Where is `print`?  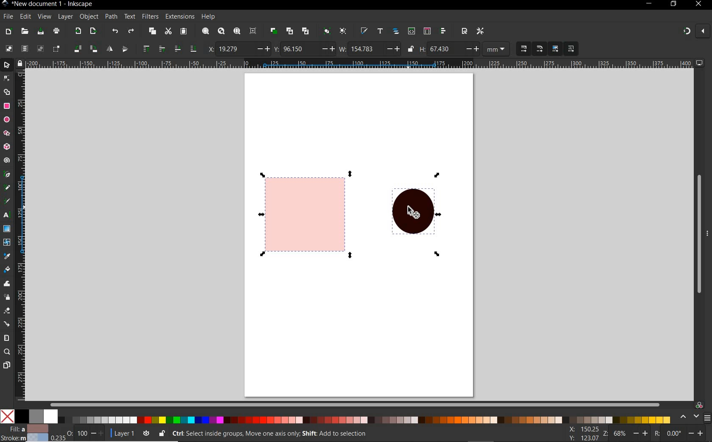
print is located at coordinates (57, 31).